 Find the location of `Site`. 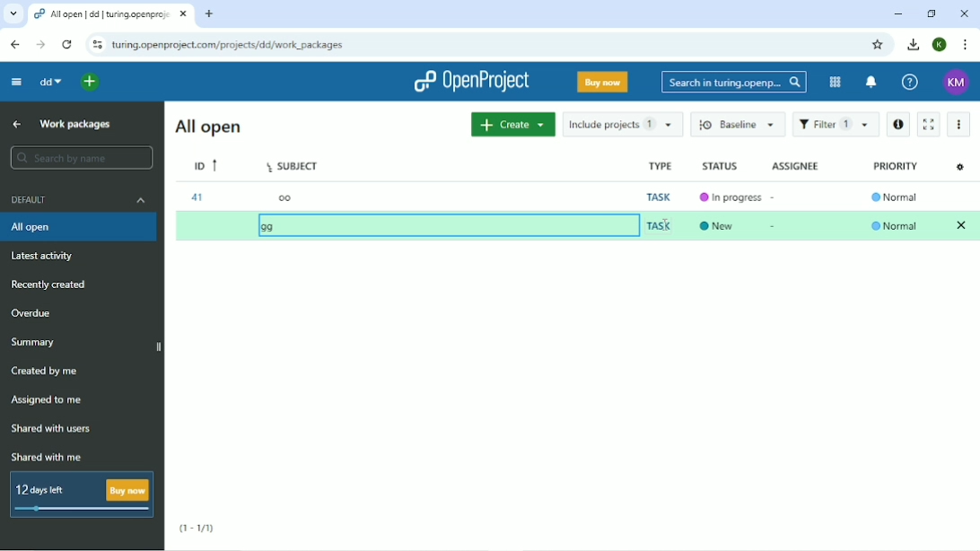

Site is located at coordinates (229, 46).